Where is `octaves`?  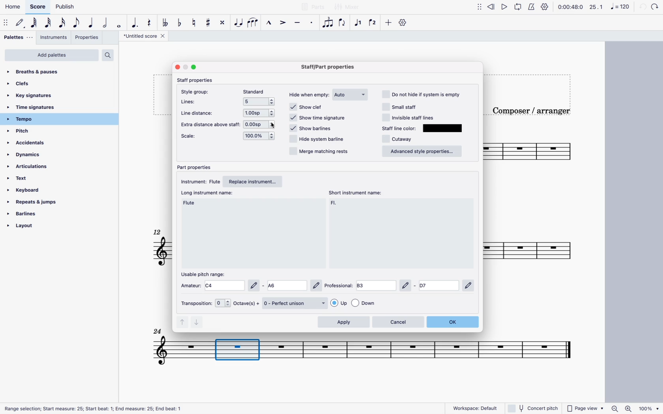 octaves is located at coordinates (247, 304).